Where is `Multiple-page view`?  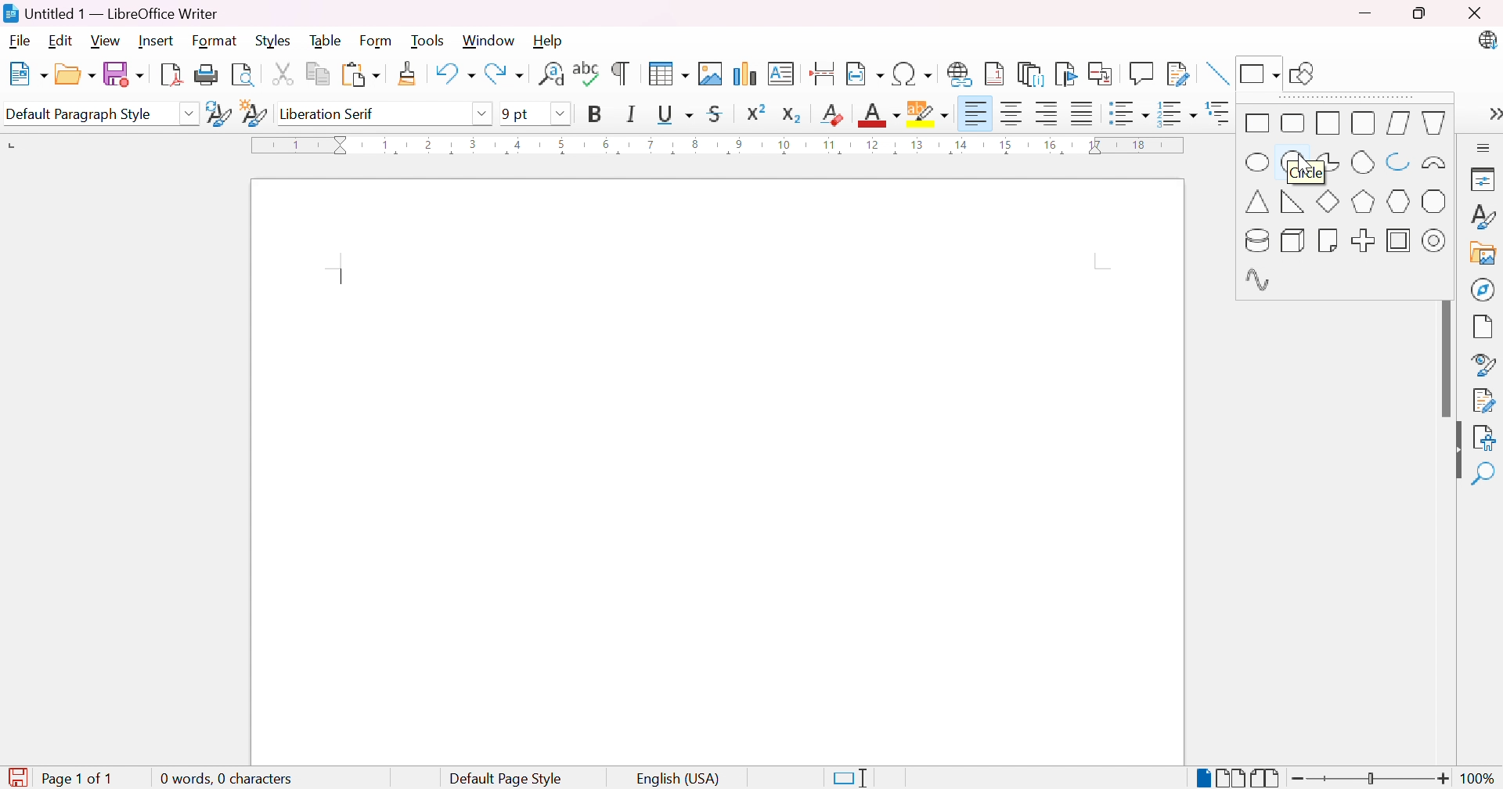 Multiple-page view is located at coordinates (1231, 778).